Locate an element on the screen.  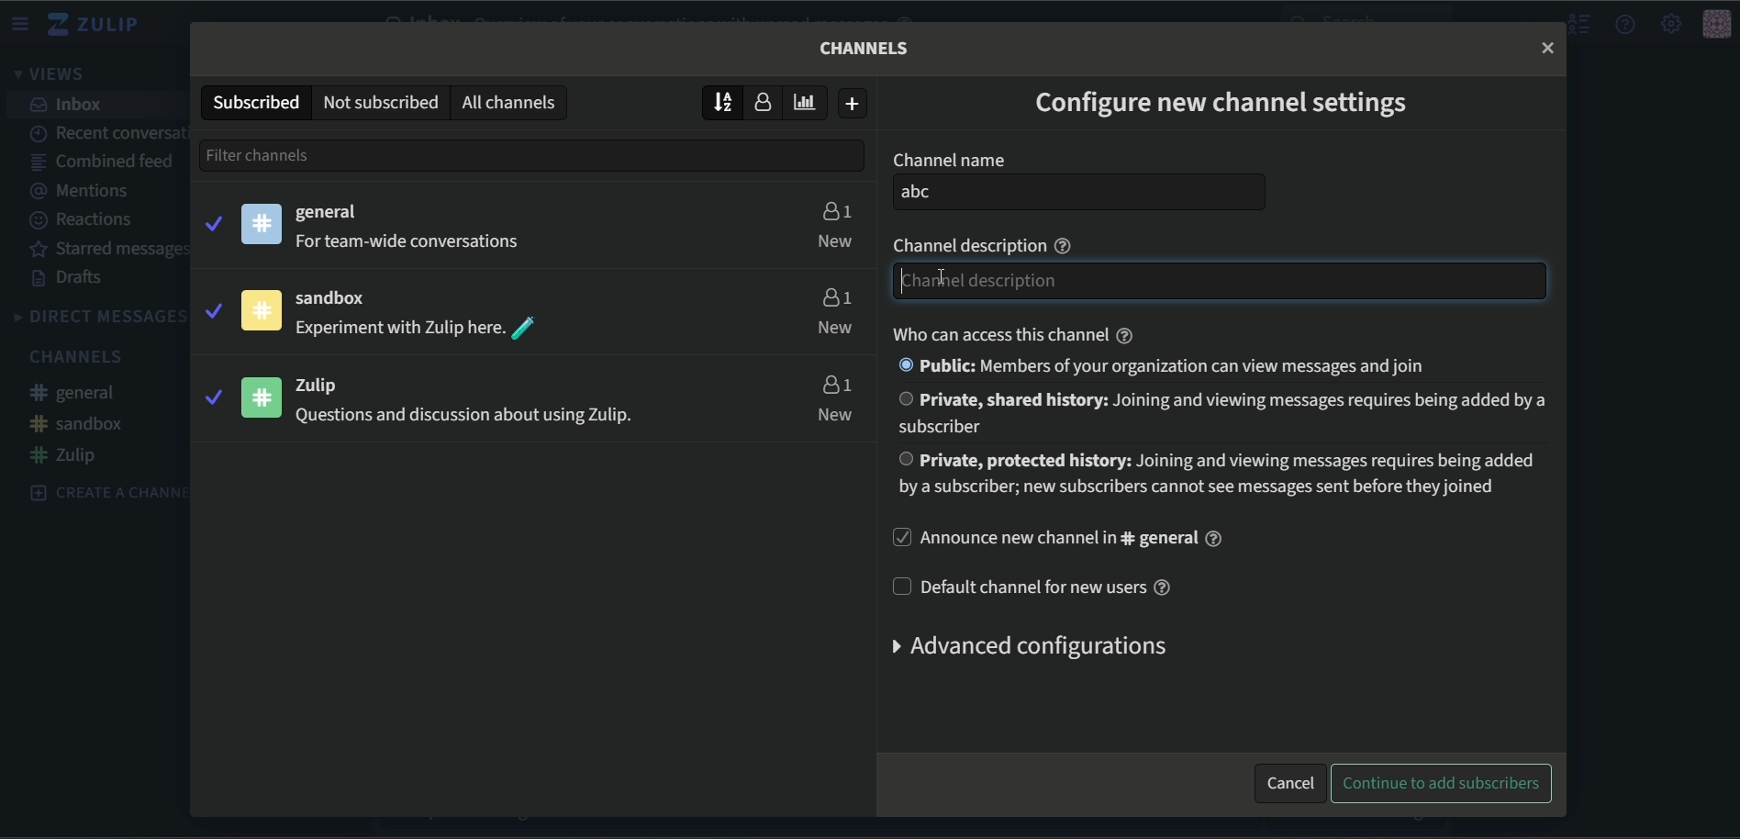
views is located at coordinates (55, 75).